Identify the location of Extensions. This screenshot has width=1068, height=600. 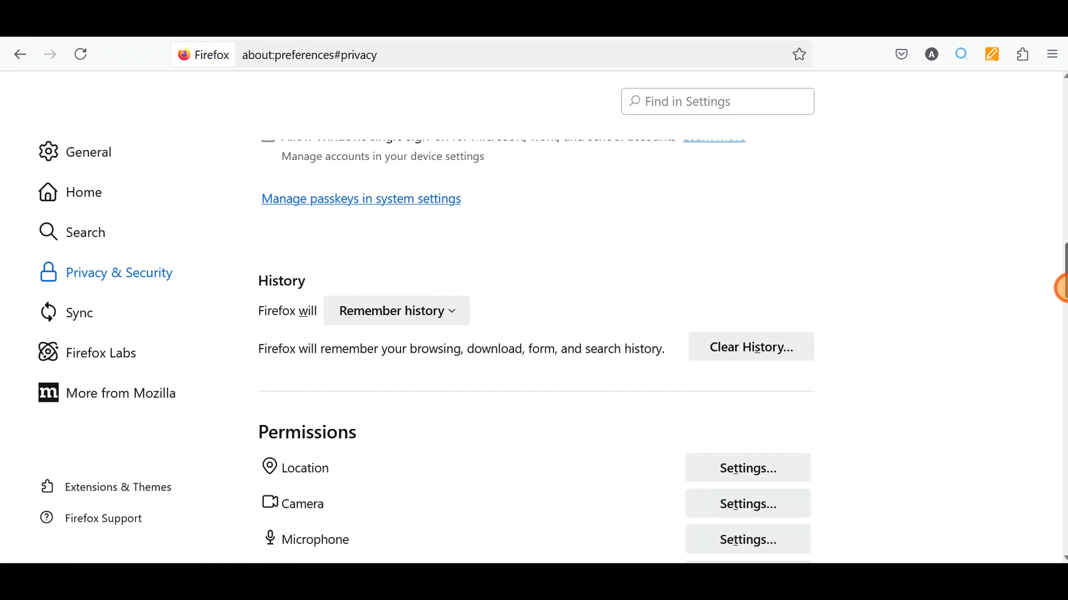
(1020, 54).